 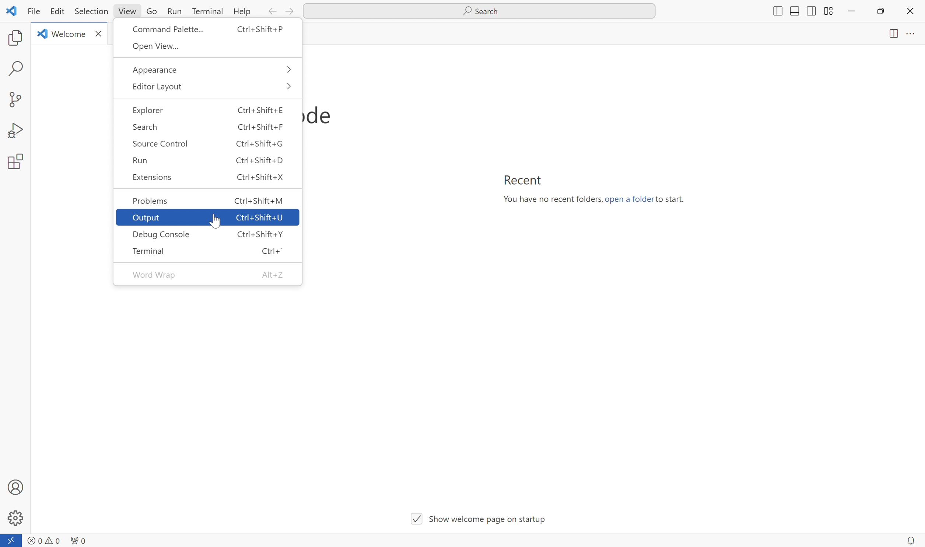 What do you see at coordinates (215, 222) in the screenshot?
I see `mouse pointer` at bounding box center [215, 222].